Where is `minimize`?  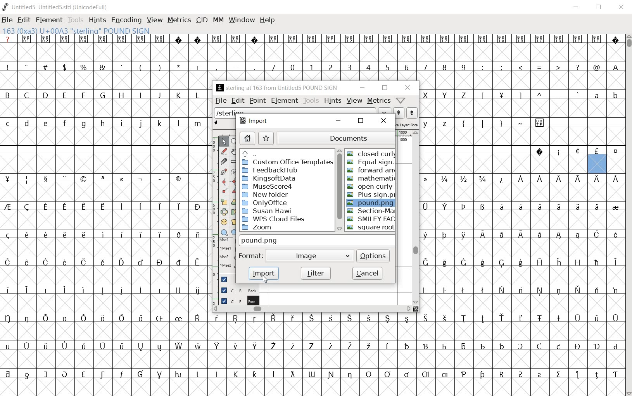 minimize is located at coordinates (338, 120).